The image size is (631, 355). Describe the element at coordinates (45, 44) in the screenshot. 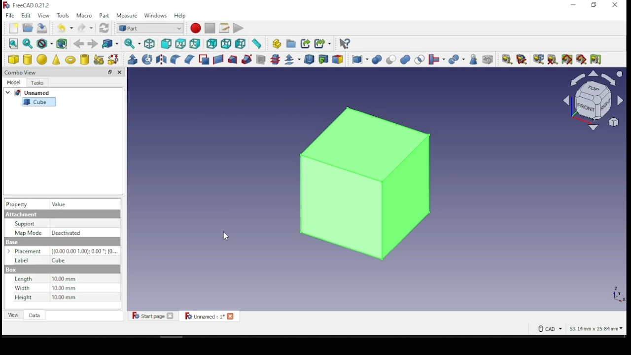

I see `draw style` at that location.